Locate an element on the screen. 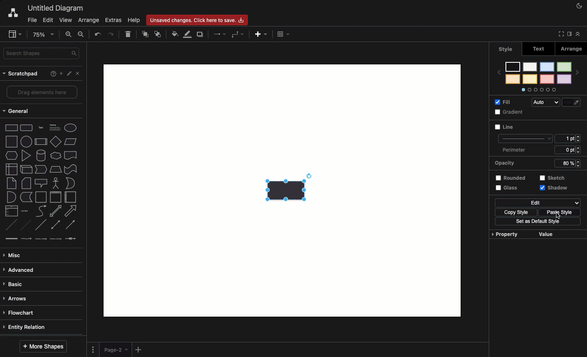 Image resolution: width=587 pixels, height=357 pixels. Glass is located at coordinates (507, 188).